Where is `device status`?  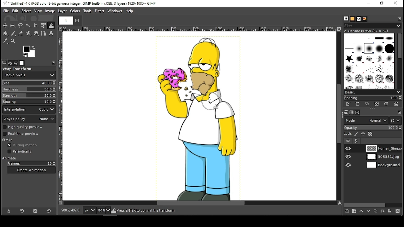 device status is located at coordinates (10, 63).